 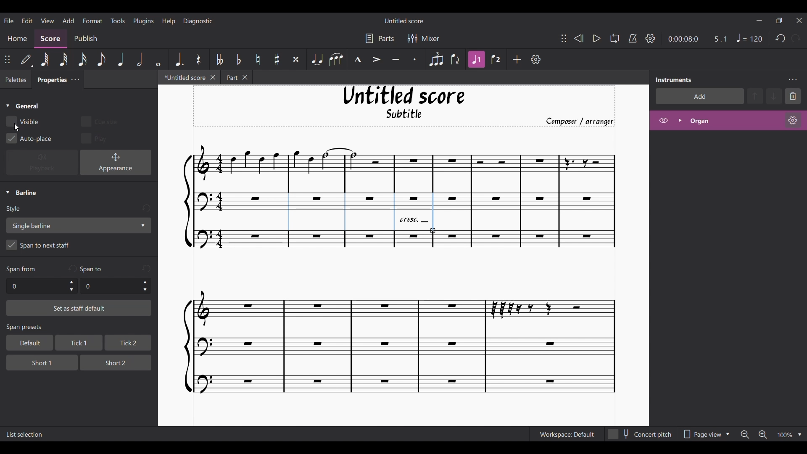 I want to click on Cursor clicking on Toggle for Visible, so click(x=16, y=127).